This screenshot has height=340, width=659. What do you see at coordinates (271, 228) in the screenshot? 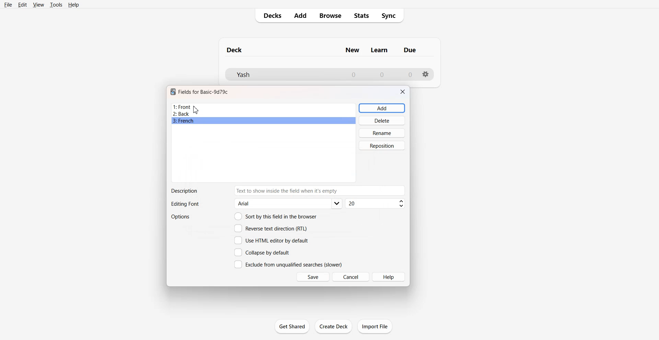
I see `Reverse text direction (RTL)` at bounding box center [271, 228].